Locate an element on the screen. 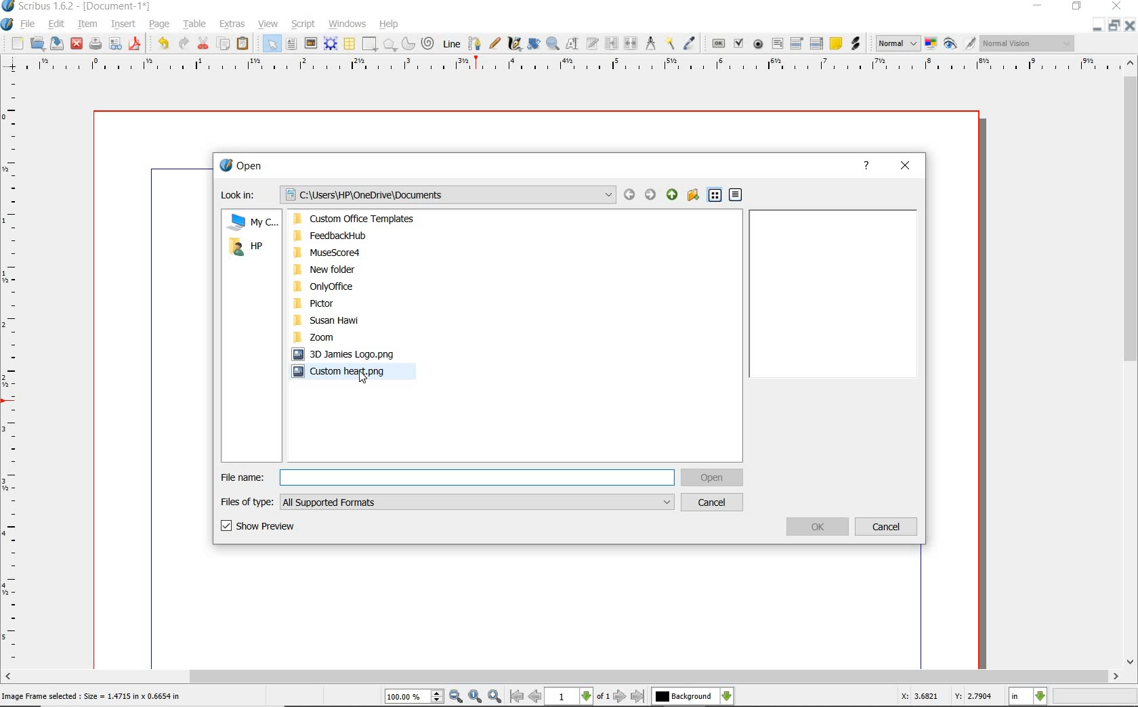 This screenshot has width=1138, height=707. select current zoom level is located at coordinates (414, 698).